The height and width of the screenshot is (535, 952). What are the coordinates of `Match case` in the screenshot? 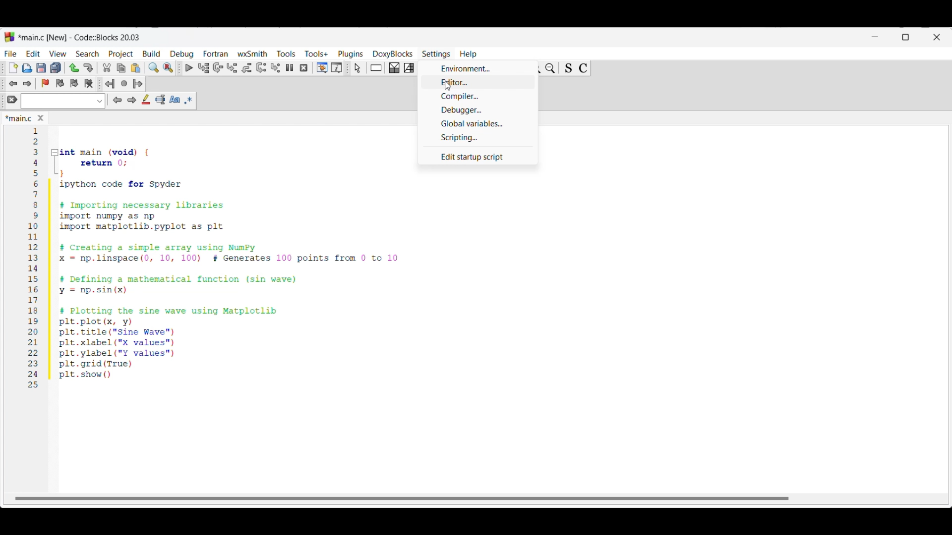 It's located at (175, 99).